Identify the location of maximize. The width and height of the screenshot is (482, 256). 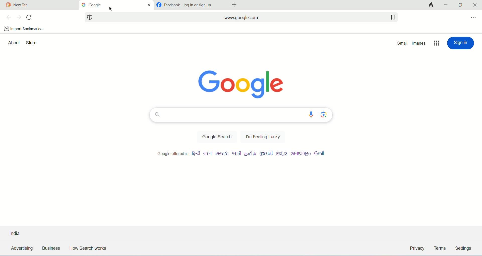
(460, 5).